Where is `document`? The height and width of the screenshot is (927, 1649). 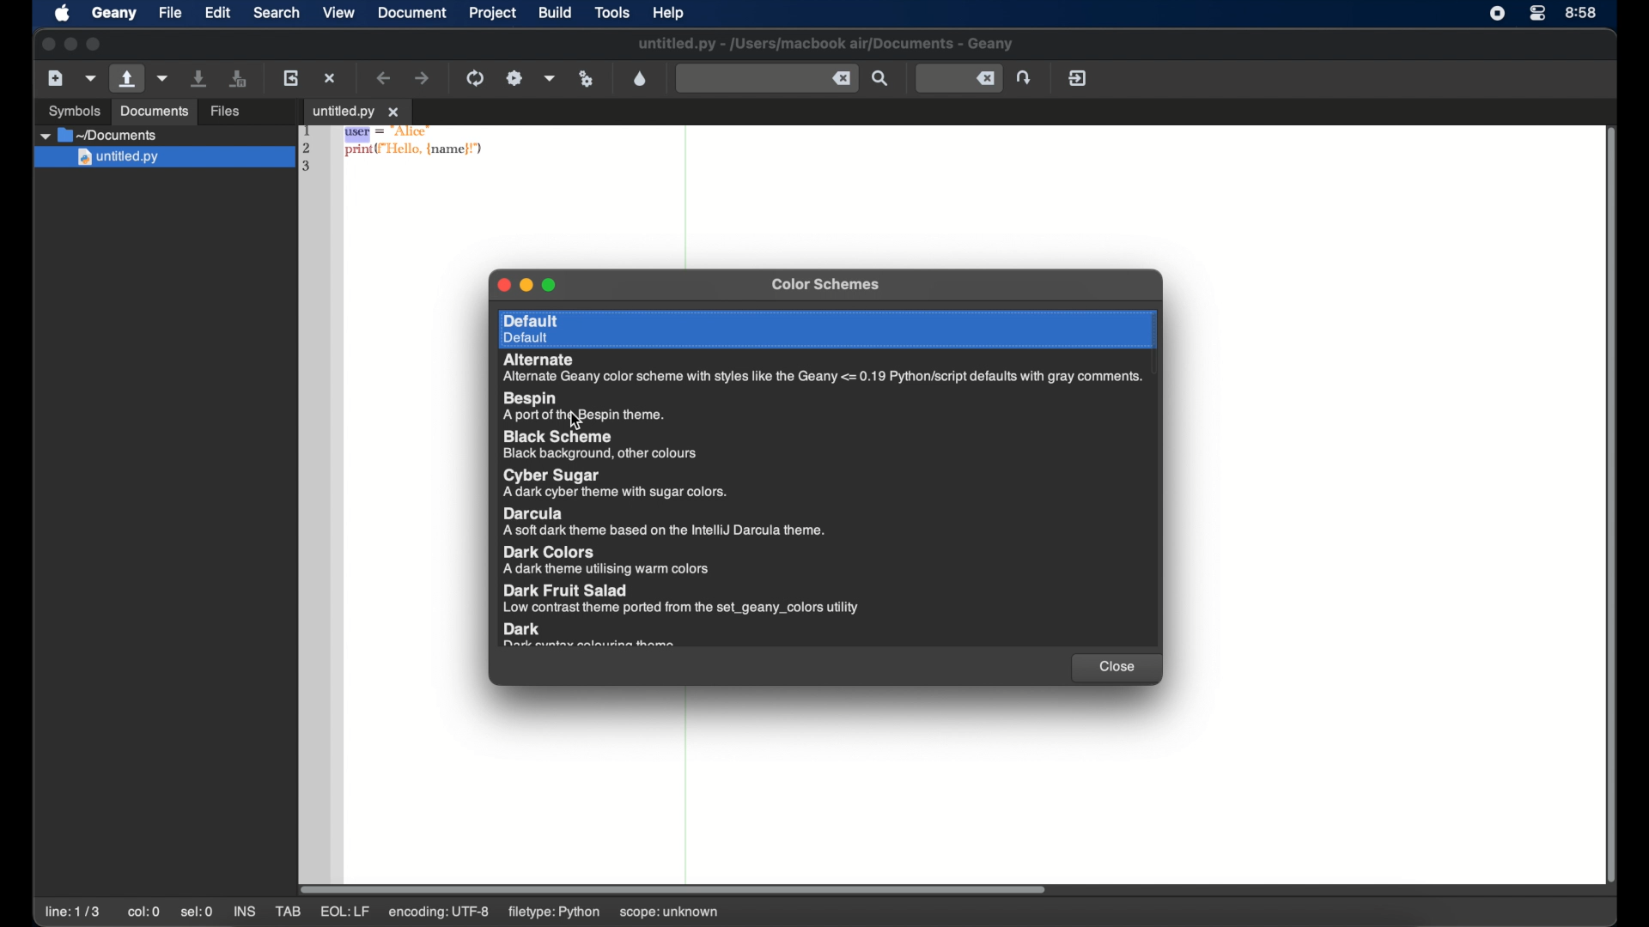 document is located at coordinates (413, 13).